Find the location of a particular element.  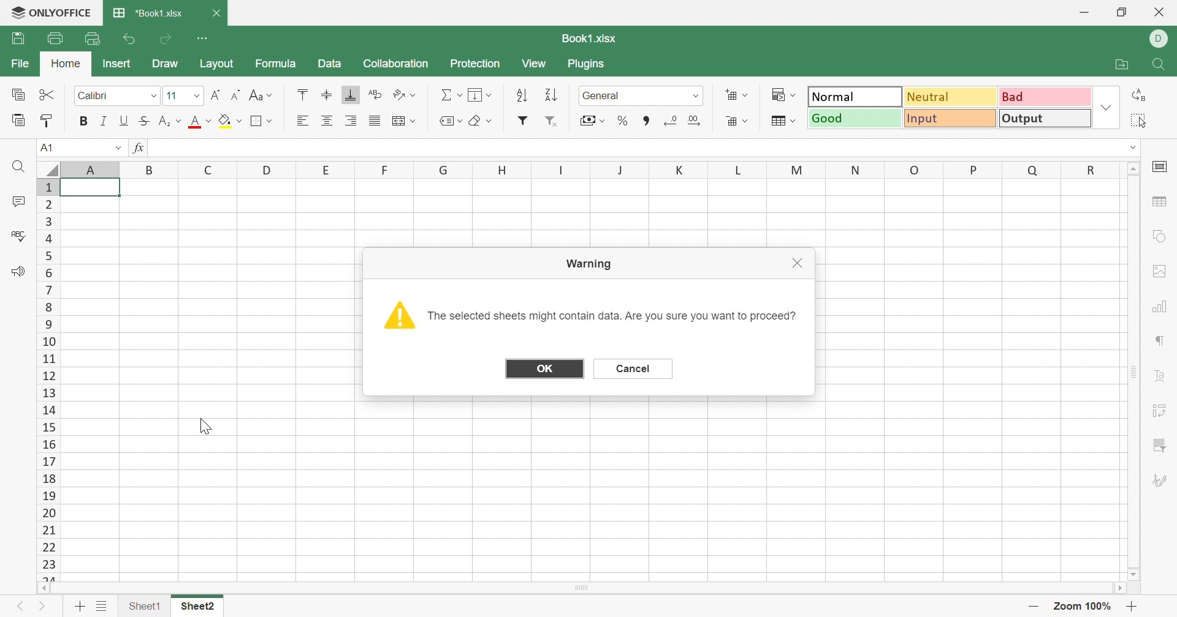

Drop Down is located at coordinates (750, 121).